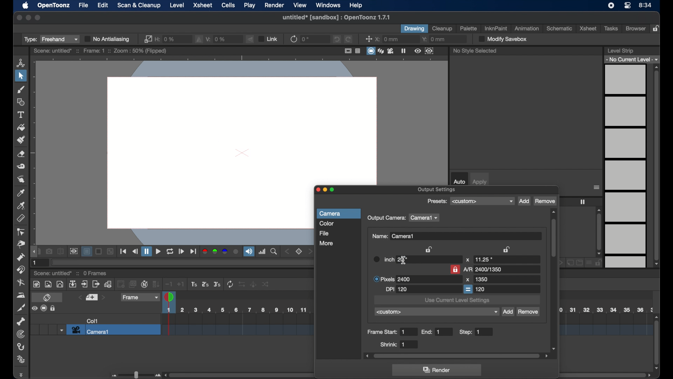  What do you see at coordinates (475, 51) in the screenshot?
I see `no style selected` at bounding box center [475, 51].